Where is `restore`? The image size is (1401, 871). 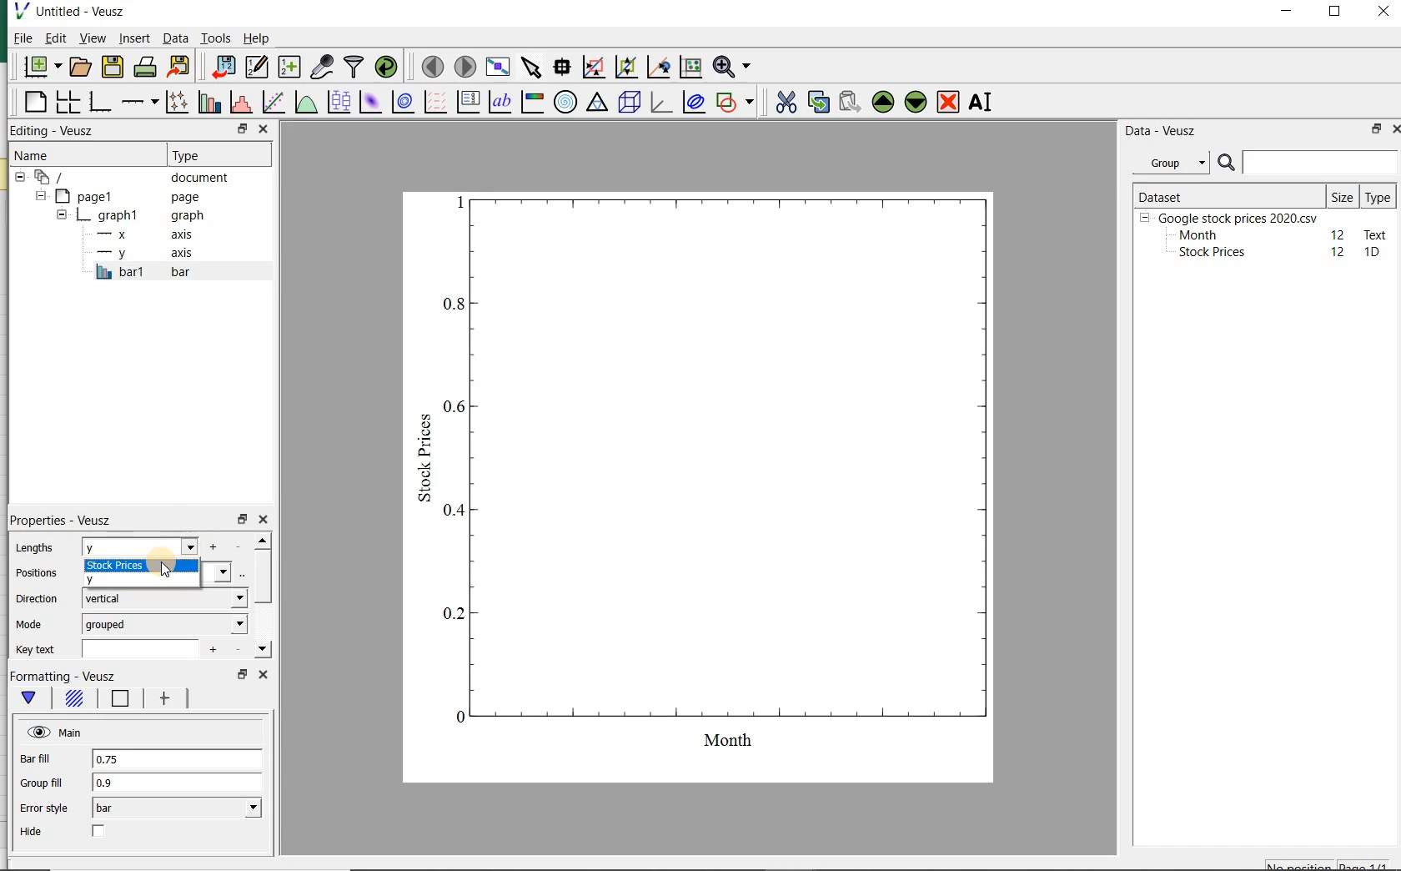 restore is located at coordinates (1373, 130).